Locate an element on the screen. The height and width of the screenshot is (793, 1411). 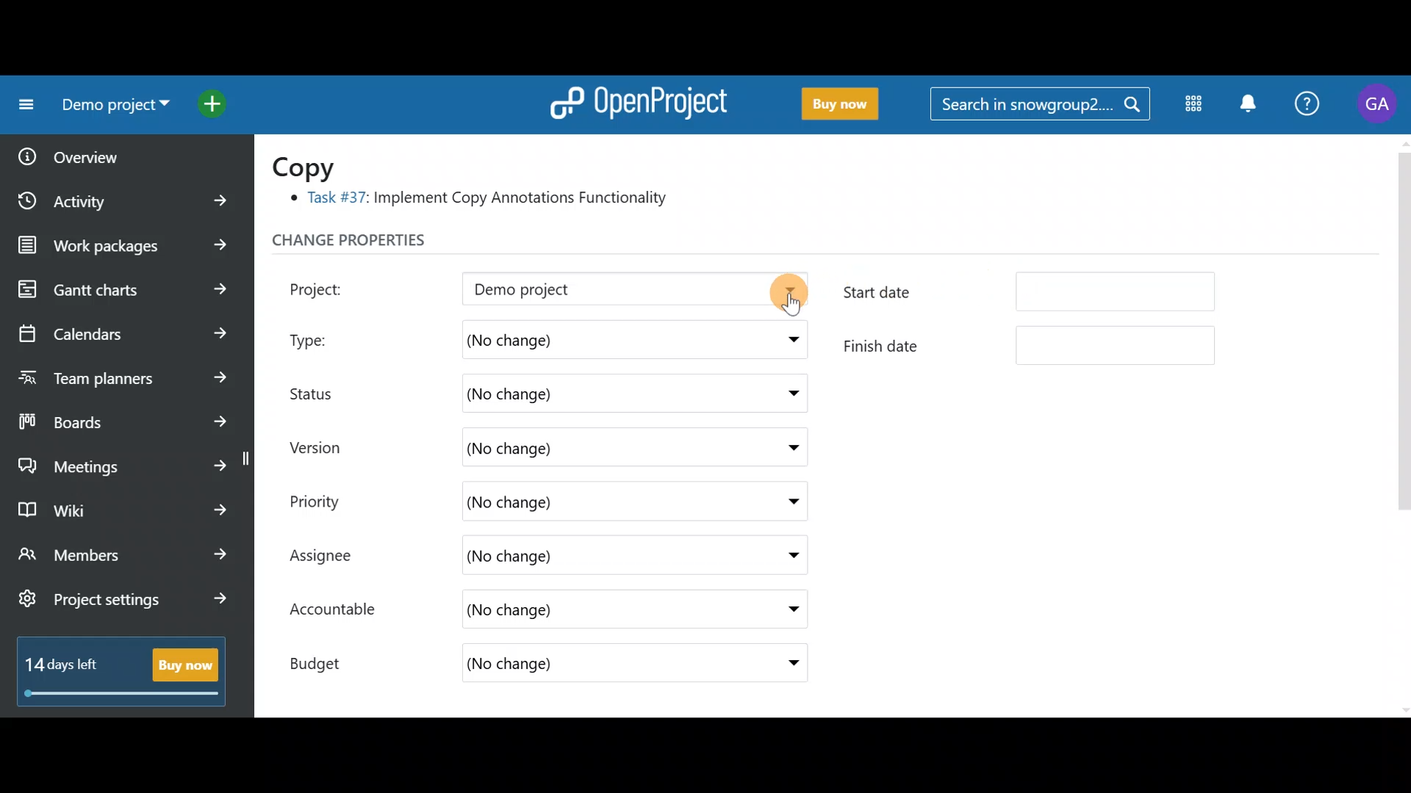
Cursor is located at coordinates (793, 300).